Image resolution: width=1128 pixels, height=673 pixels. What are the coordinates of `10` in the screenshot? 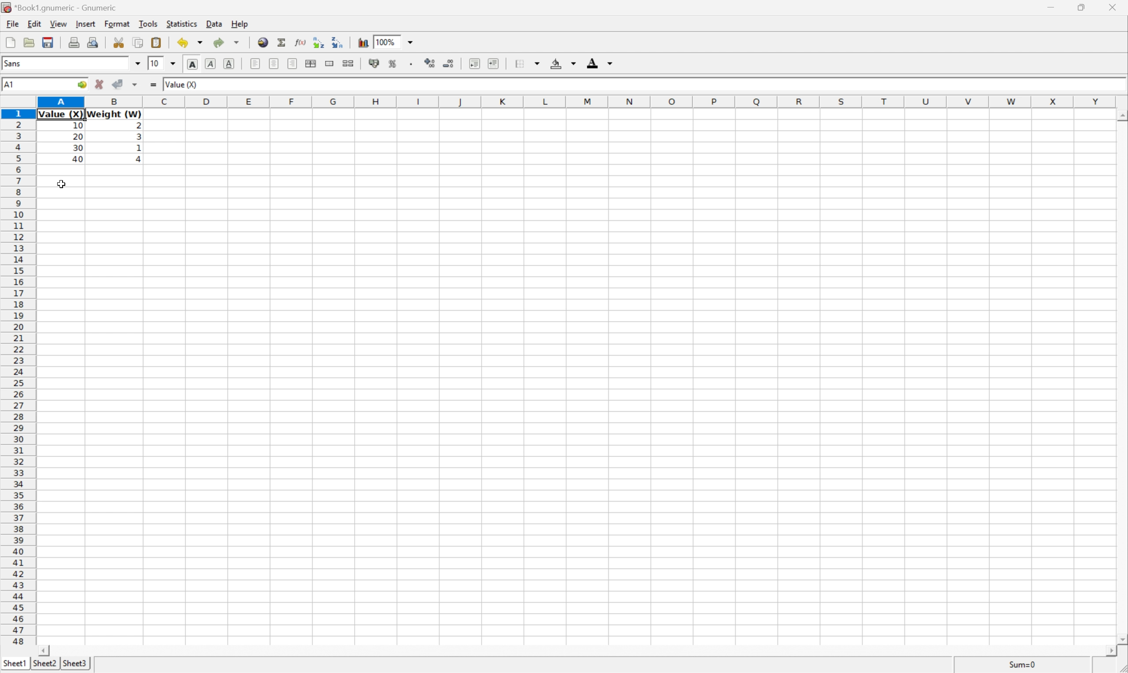 It's located at (155, 63).